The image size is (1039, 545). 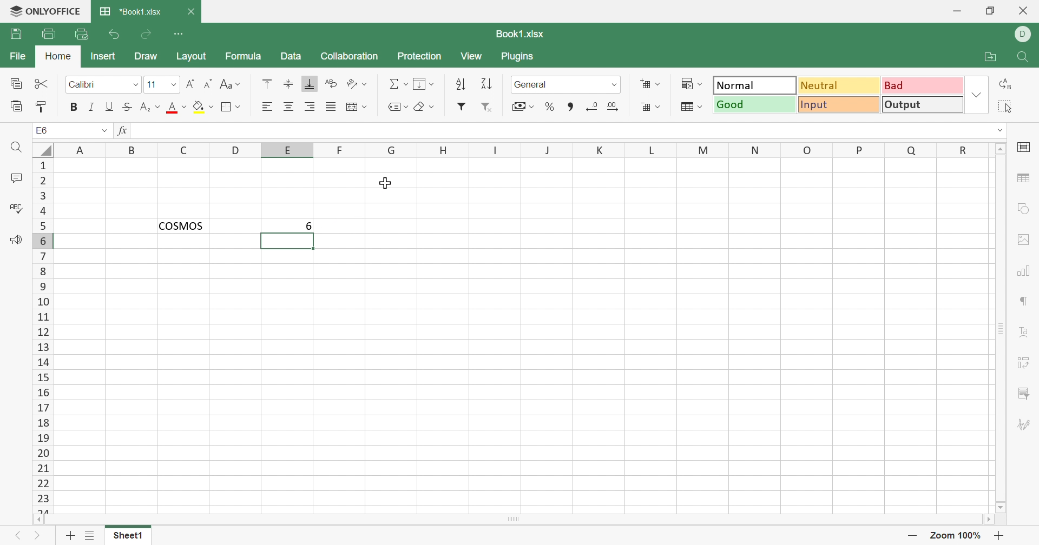 What do you see at coordinates (231, 84) in the screenshot?
I see `Change case` at bounding box center [231, 84].